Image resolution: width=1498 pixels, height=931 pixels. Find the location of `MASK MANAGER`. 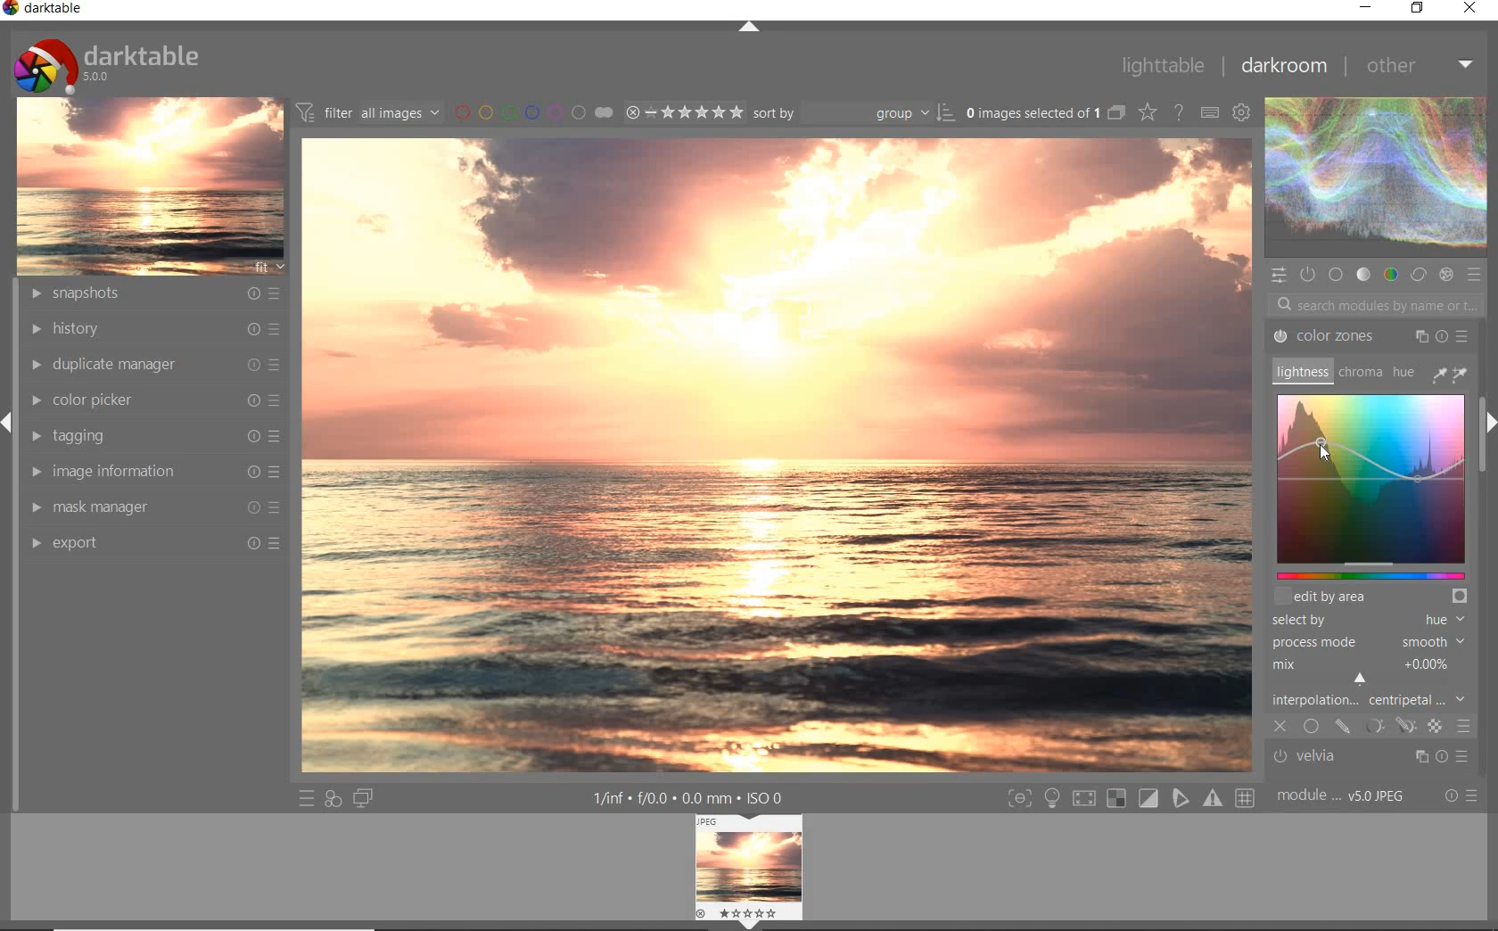

MASK MANAGER is located at coordinates (153, 507).